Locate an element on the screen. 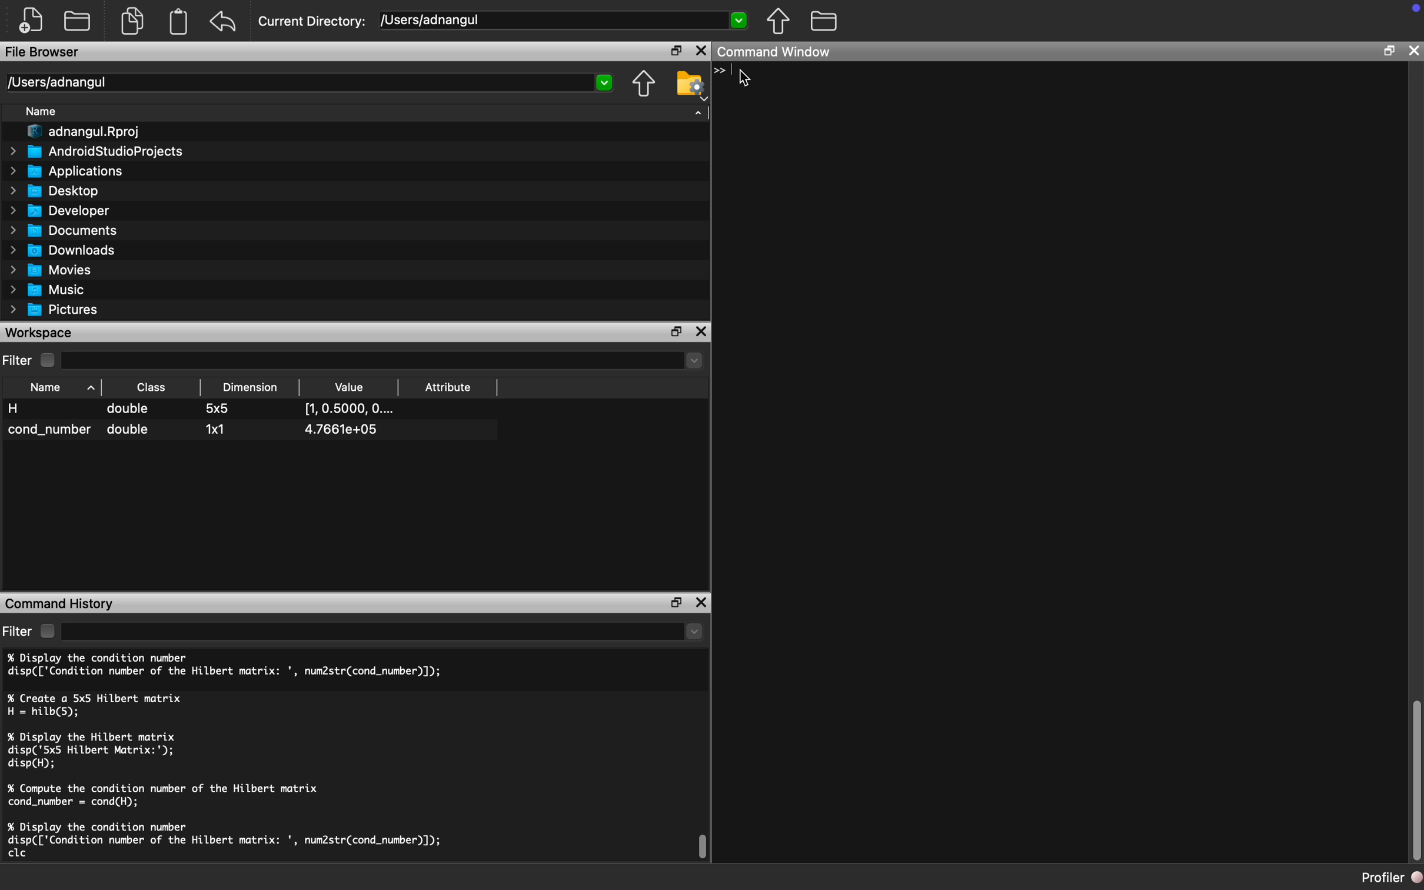  Current Directory: is located at coordinates (311, 23).